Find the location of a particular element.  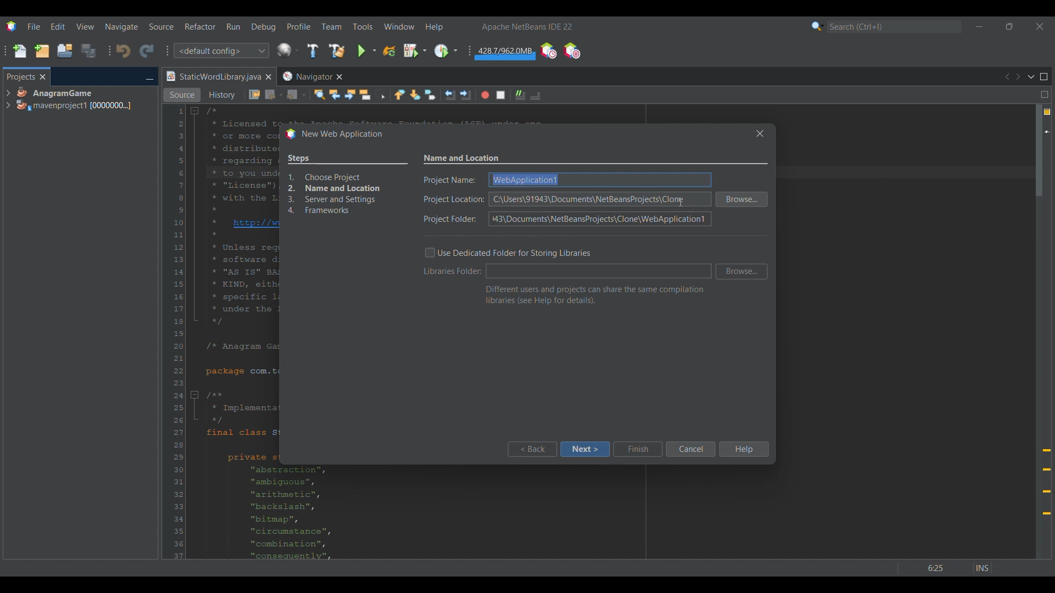

Window menu is located at coordinates (399, 26).